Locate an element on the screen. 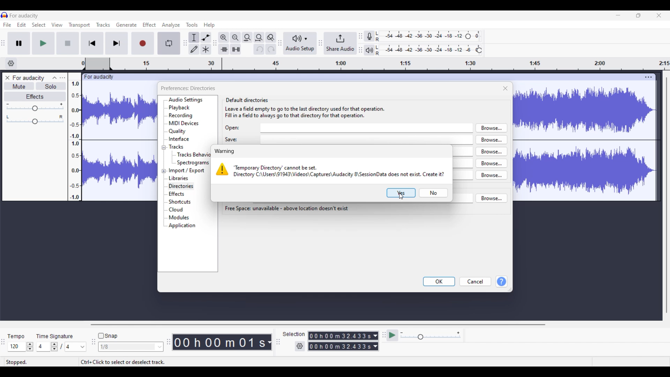 Image resolution: width=670 pixels, height=377 pixels. Recording is located at coordinates (180, 116).